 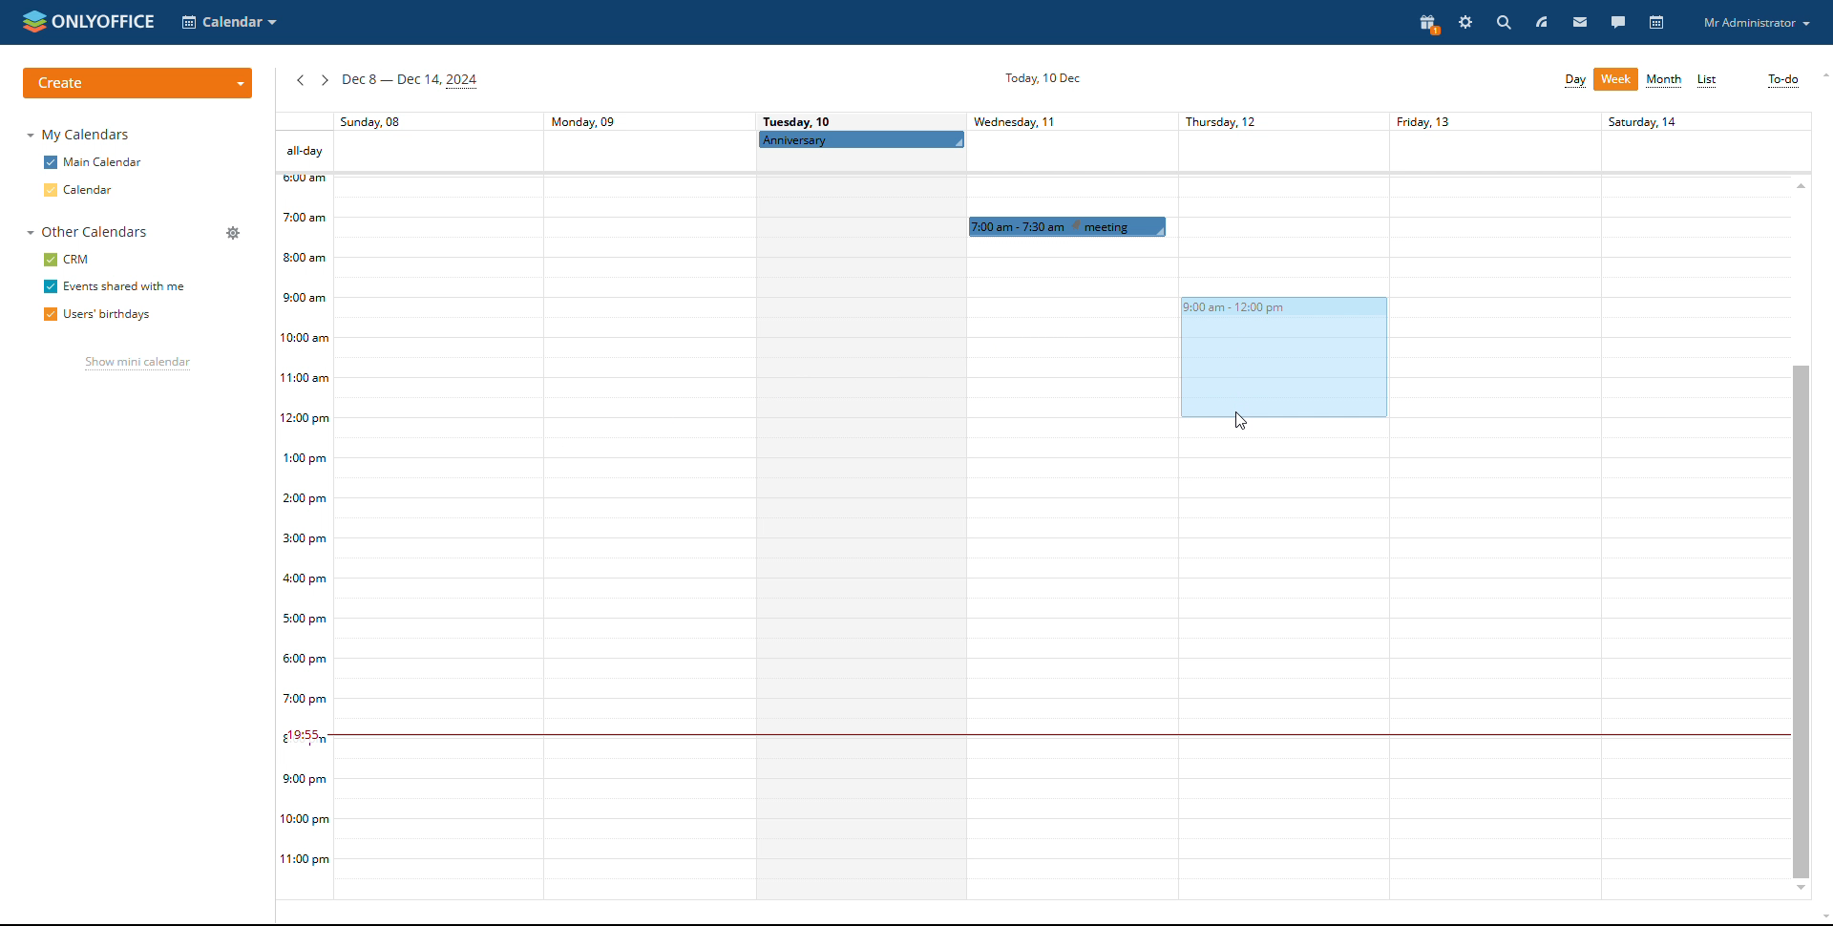 I want to click on search, so click(x=1502, y=22).